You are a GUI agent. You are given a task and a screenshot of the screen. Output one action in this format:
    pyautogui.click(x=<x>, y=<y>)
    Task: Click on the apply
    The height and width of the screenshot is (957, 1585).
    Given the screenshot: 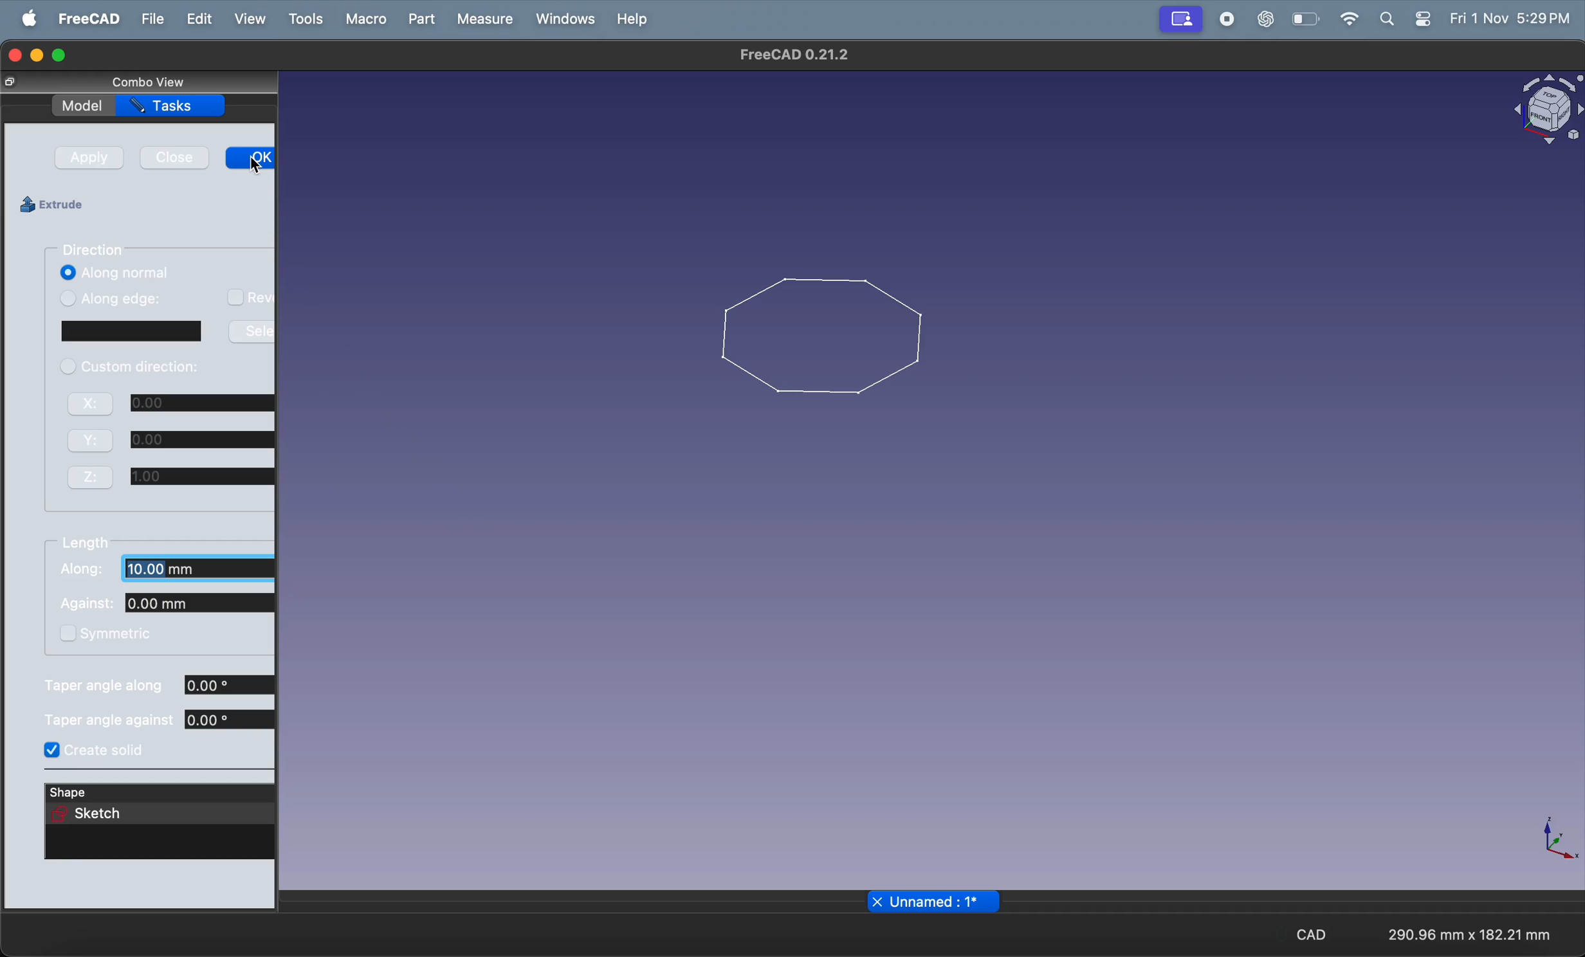 What is the action you would take?
    pyautogui.click(x=93, y=158)
    